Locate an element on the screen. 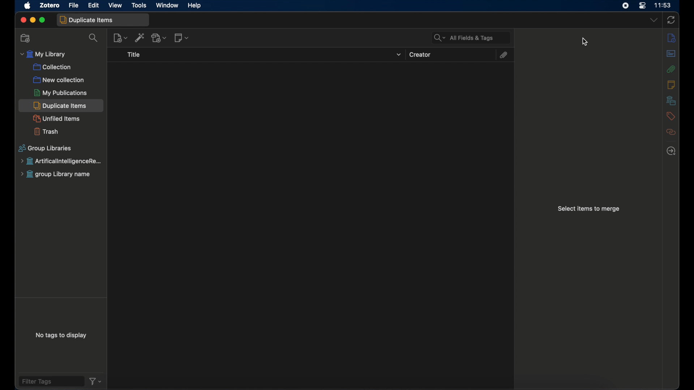 The width and height of the screenshot is (694, 390). group library is located at coordinates (59, 174).